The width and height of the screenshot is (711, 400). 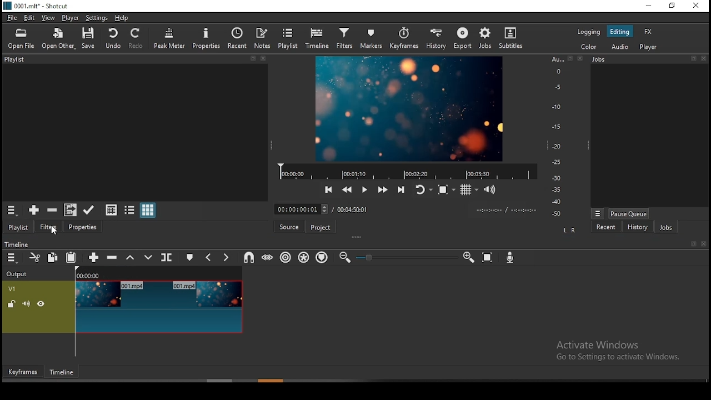 What do you see at coordinates (132, 258) in the screenshot?
I see `lift` at bounding box center [132, 258].